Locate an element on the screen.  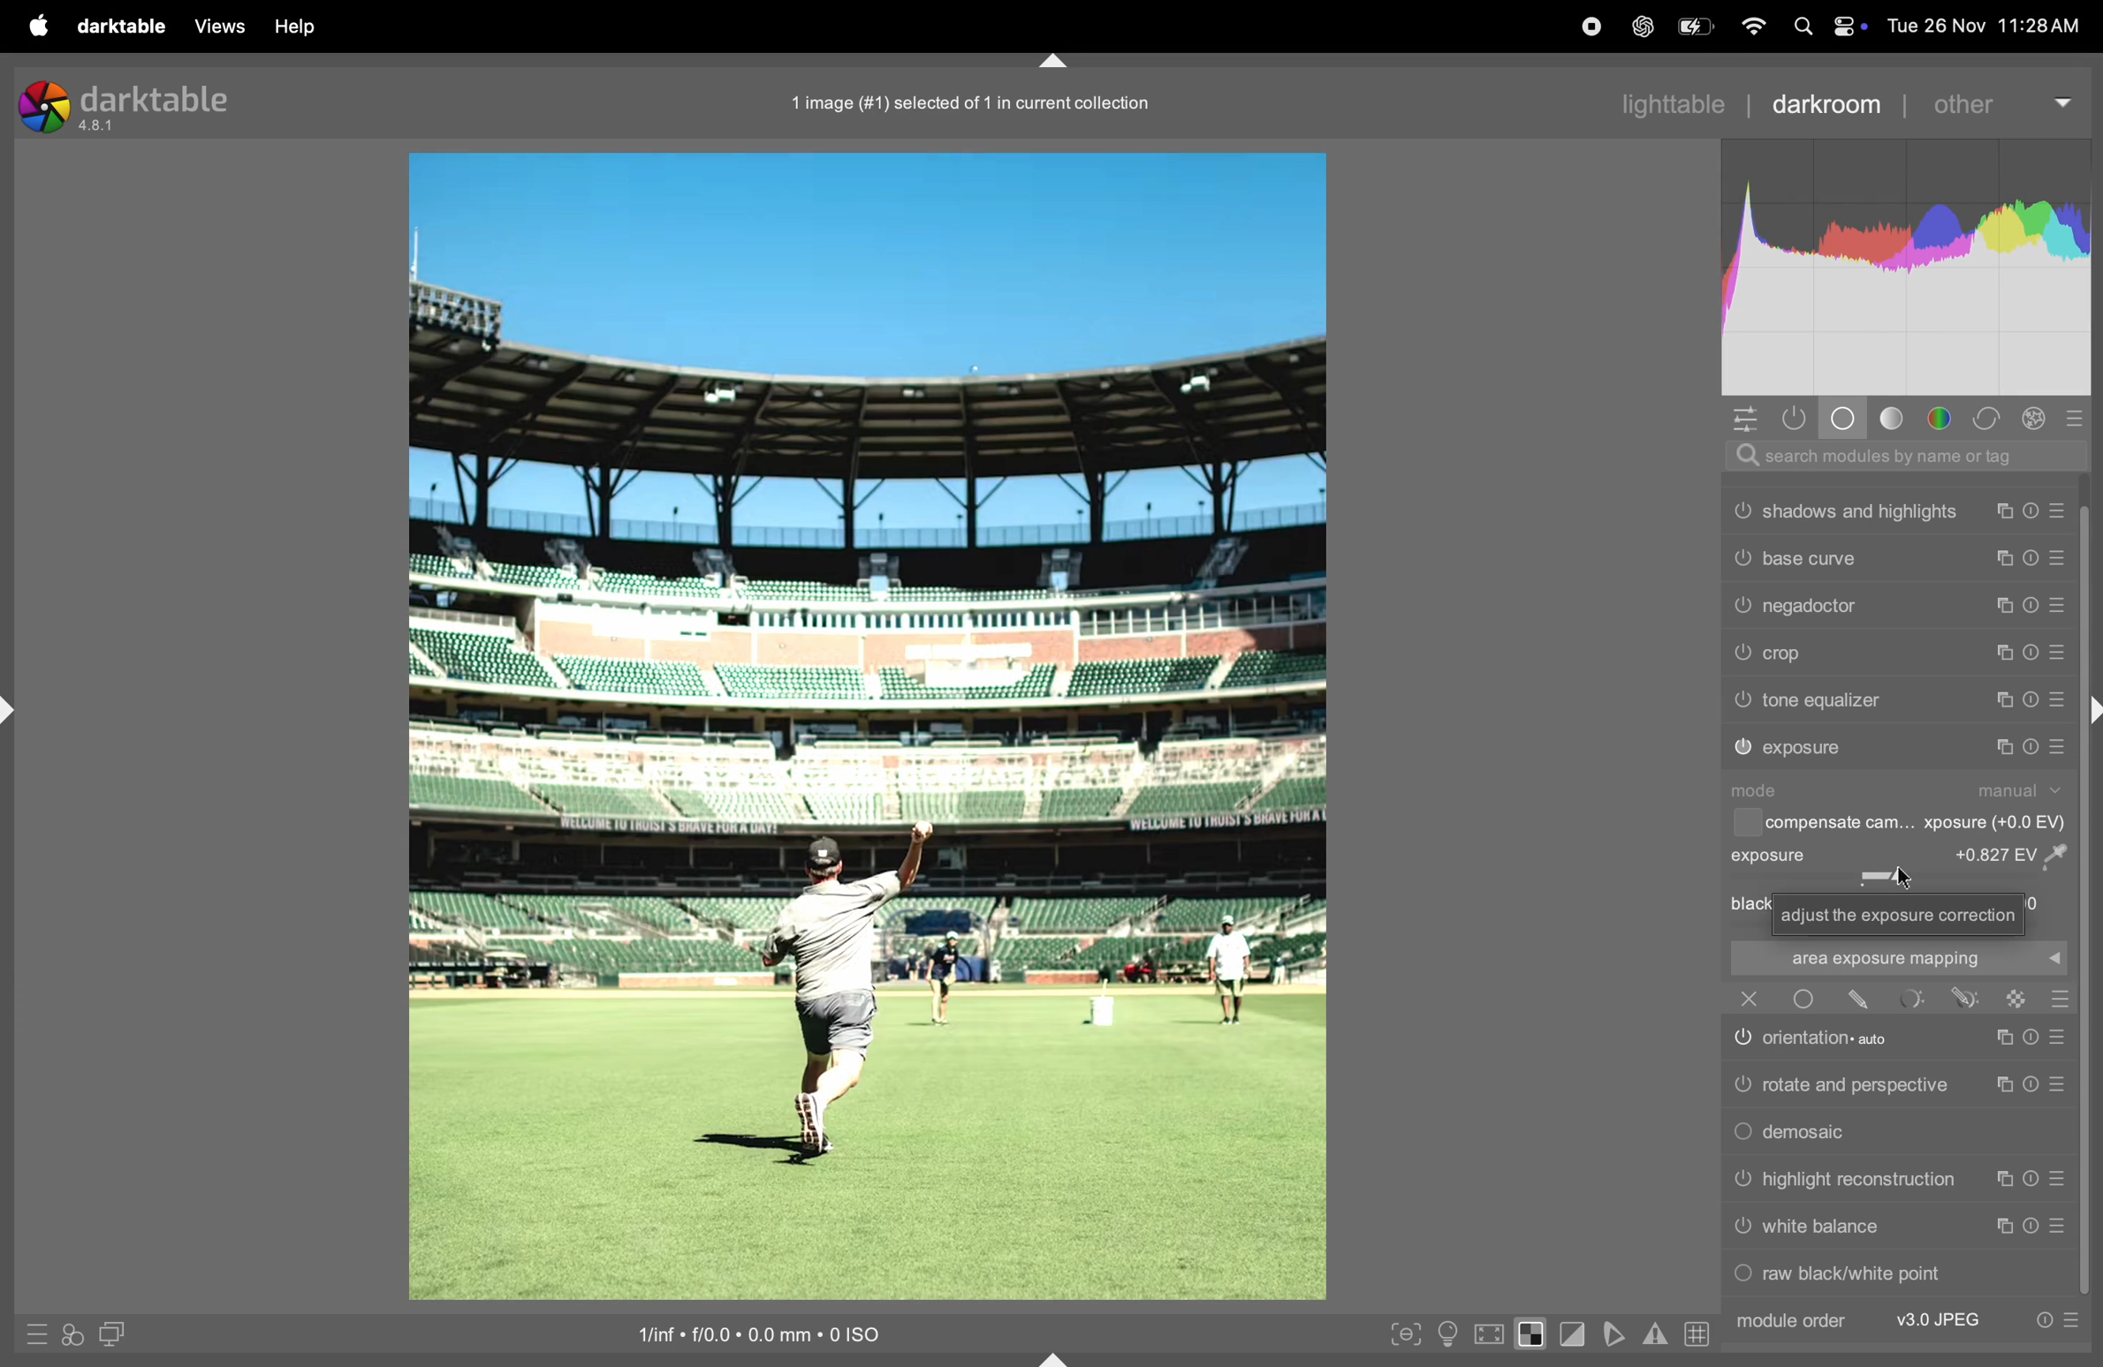
show only active modules is located at coordinates (1801, 419).